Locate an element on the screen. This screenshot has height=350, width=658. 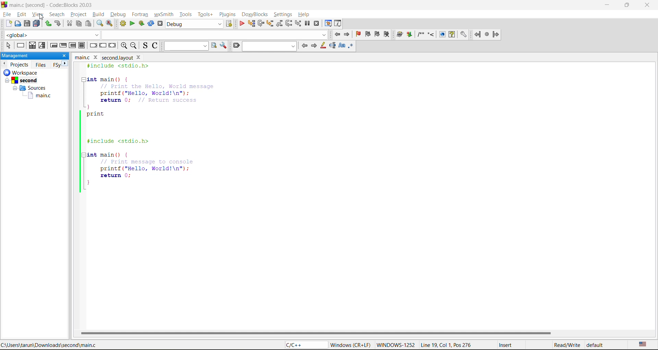
toggle comments is located at coordinates (155, 47).